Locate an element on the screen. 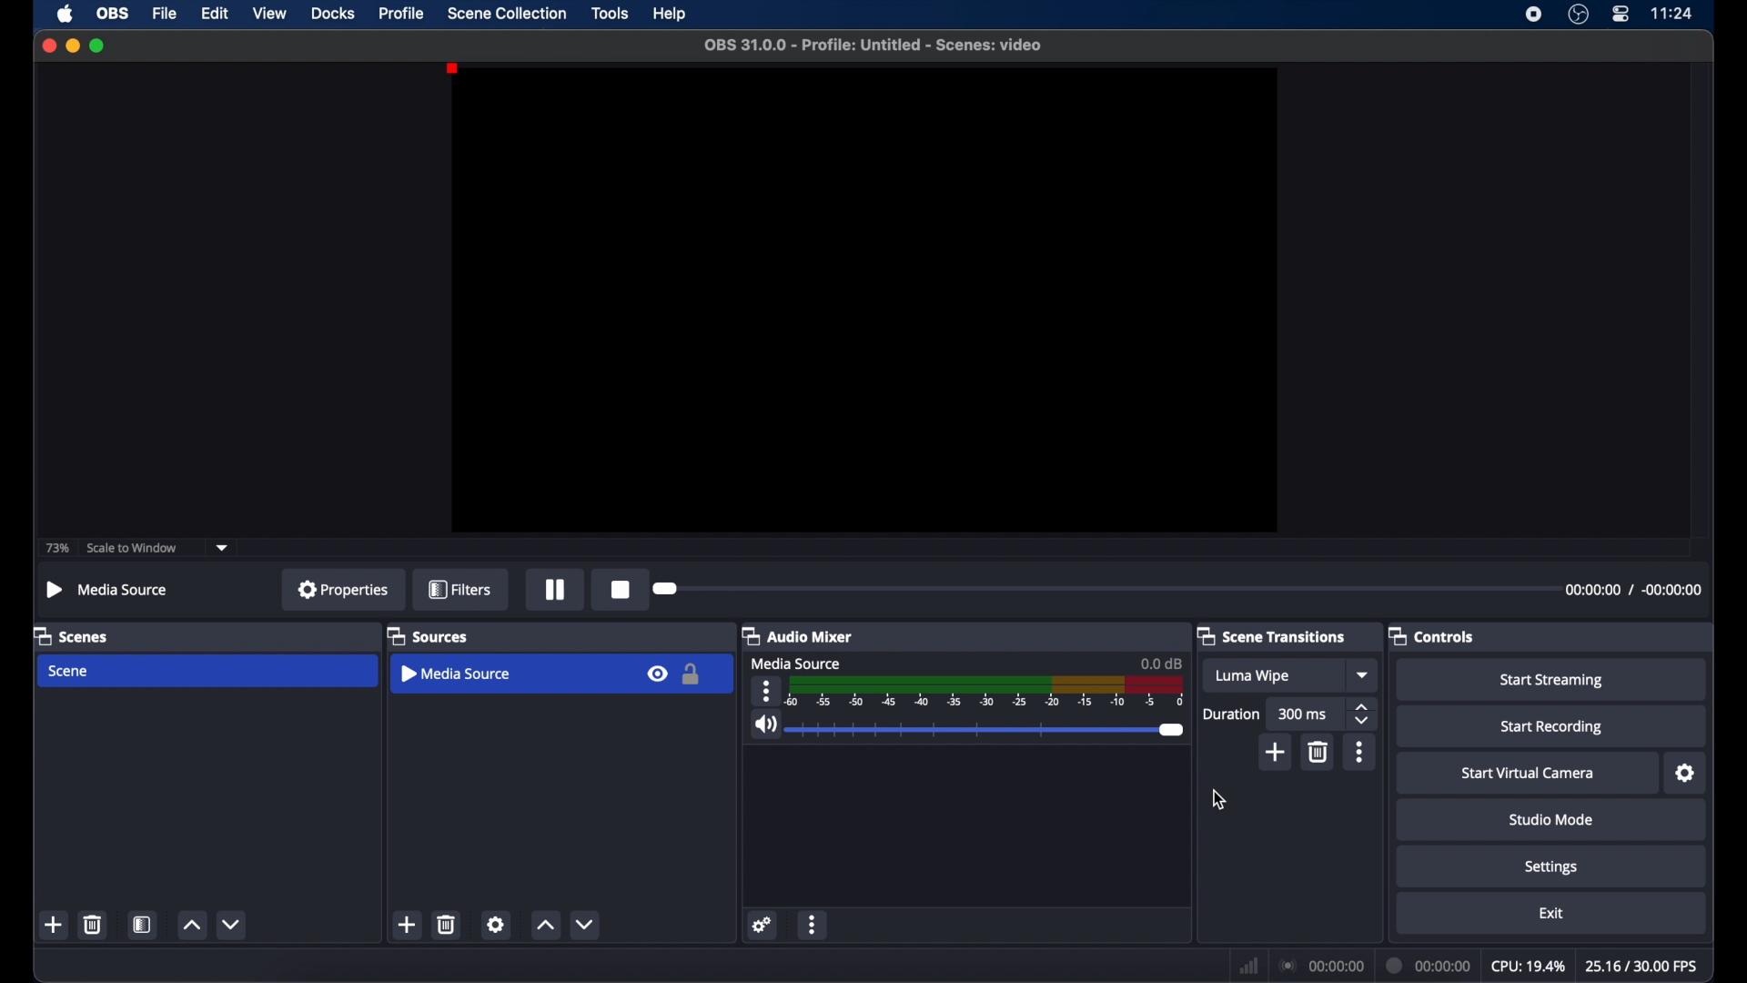  minimize is located at coordinates (72, 46).